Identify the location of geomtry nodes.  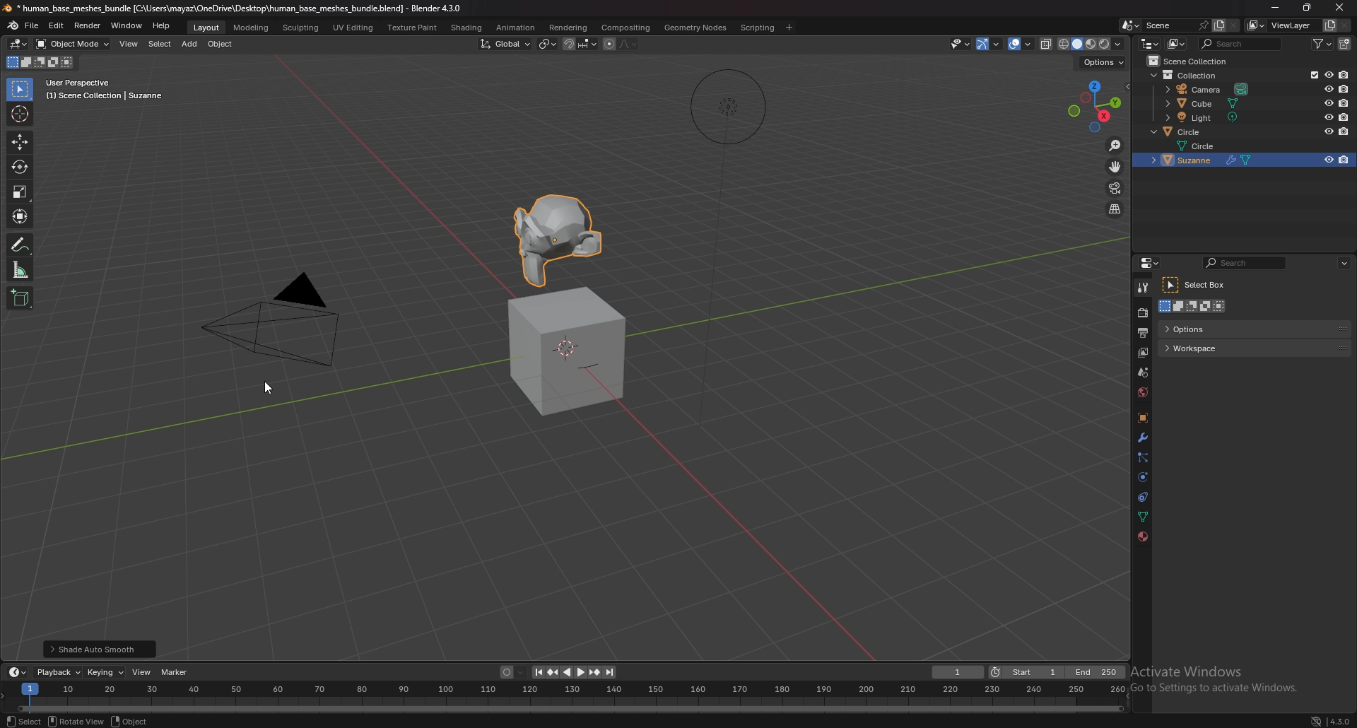
(695, 28).